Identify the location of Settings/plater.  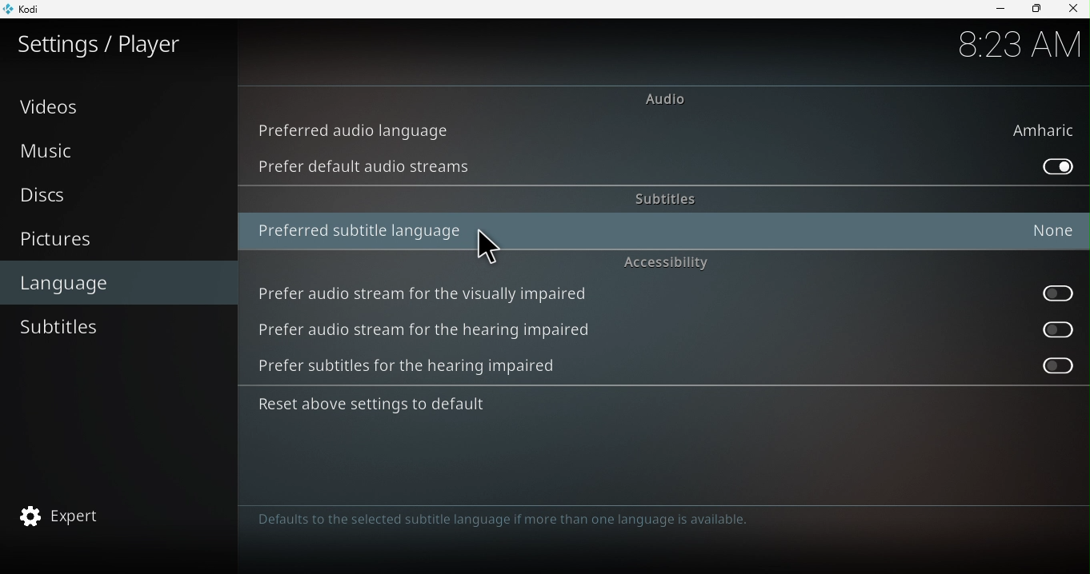
(102, 44).